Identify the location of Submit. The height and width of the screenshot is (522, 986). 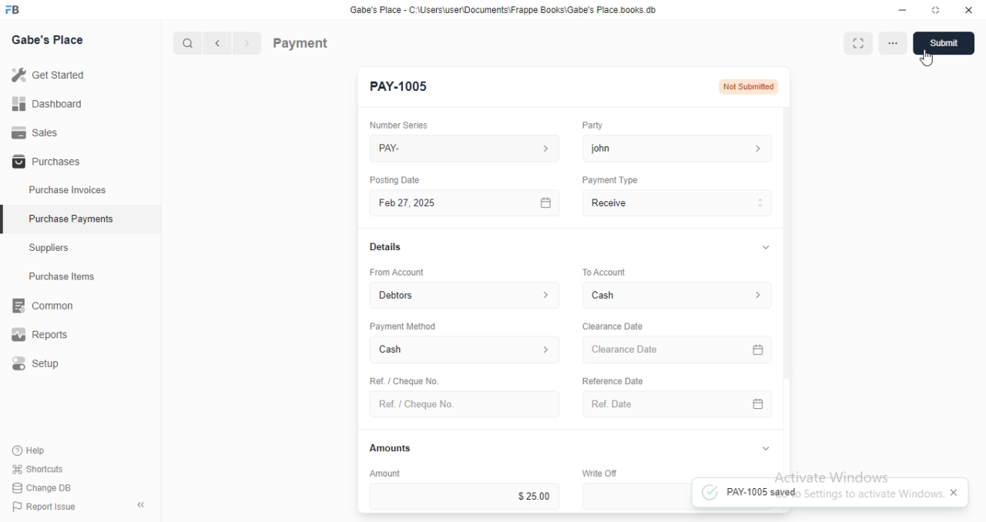
(944, 43).